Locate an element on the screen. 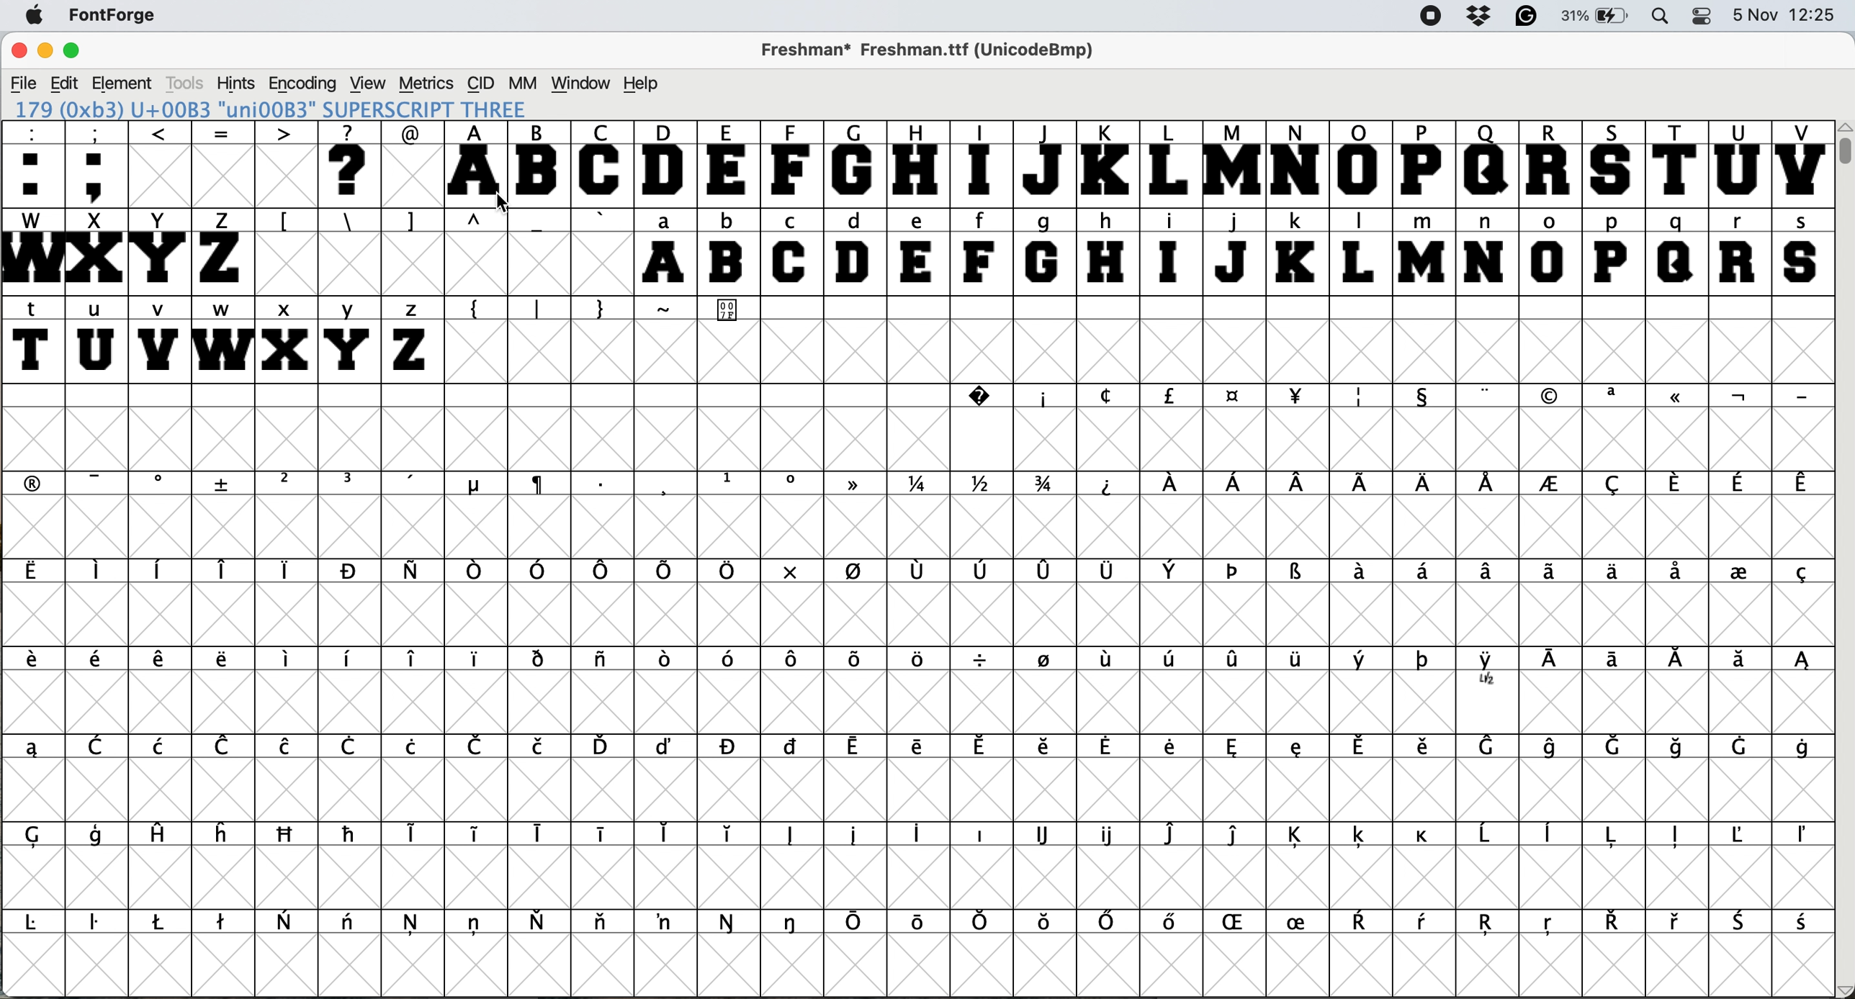  symbol is located at coordinates (922, 835).